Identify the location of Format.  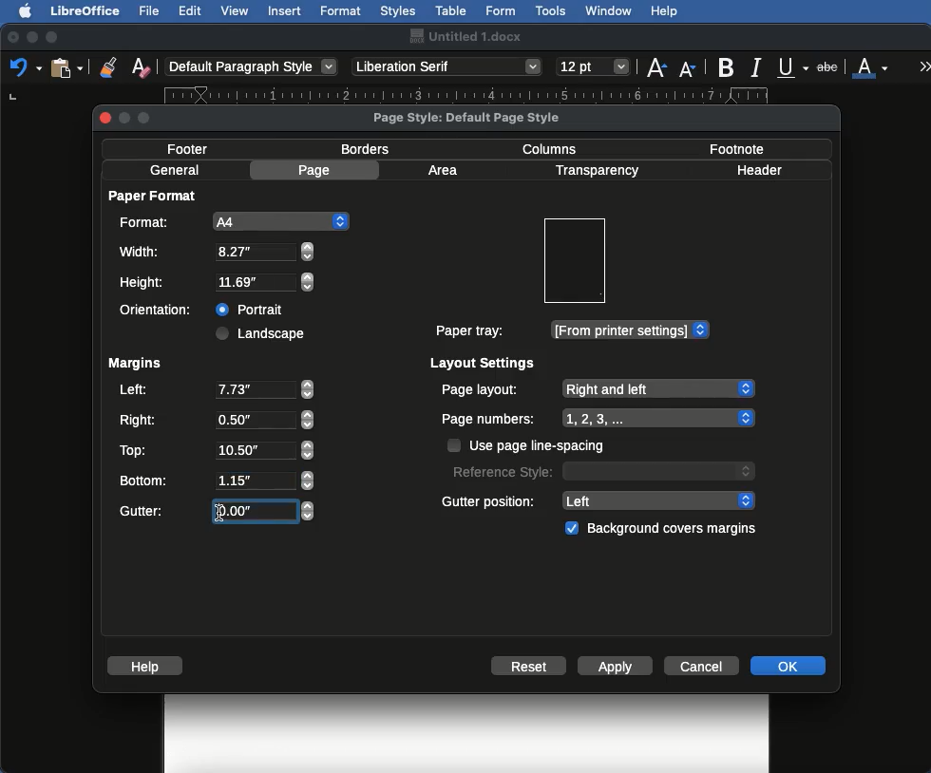
(342, 11).